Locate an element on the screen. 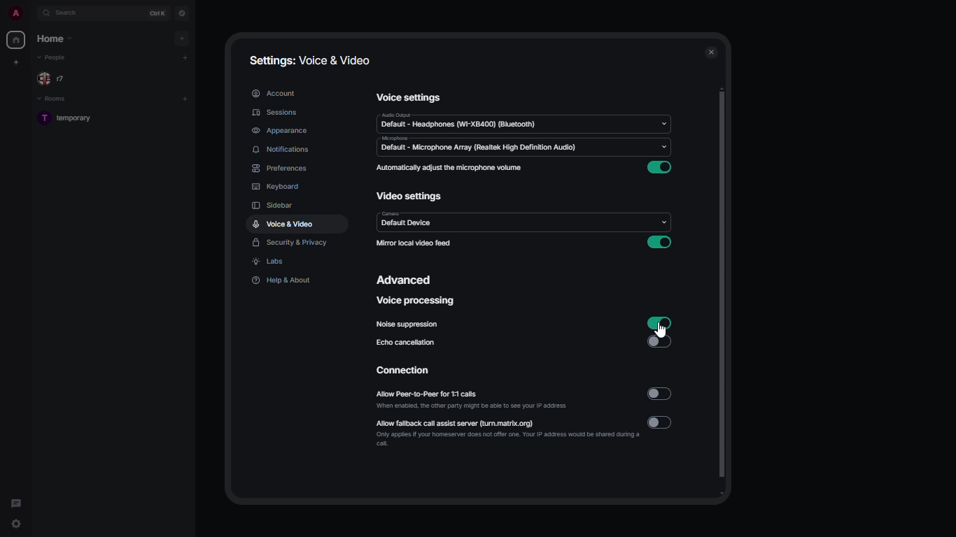 The image size is (956, 537). quick settings is located at coordinates (15, 525).